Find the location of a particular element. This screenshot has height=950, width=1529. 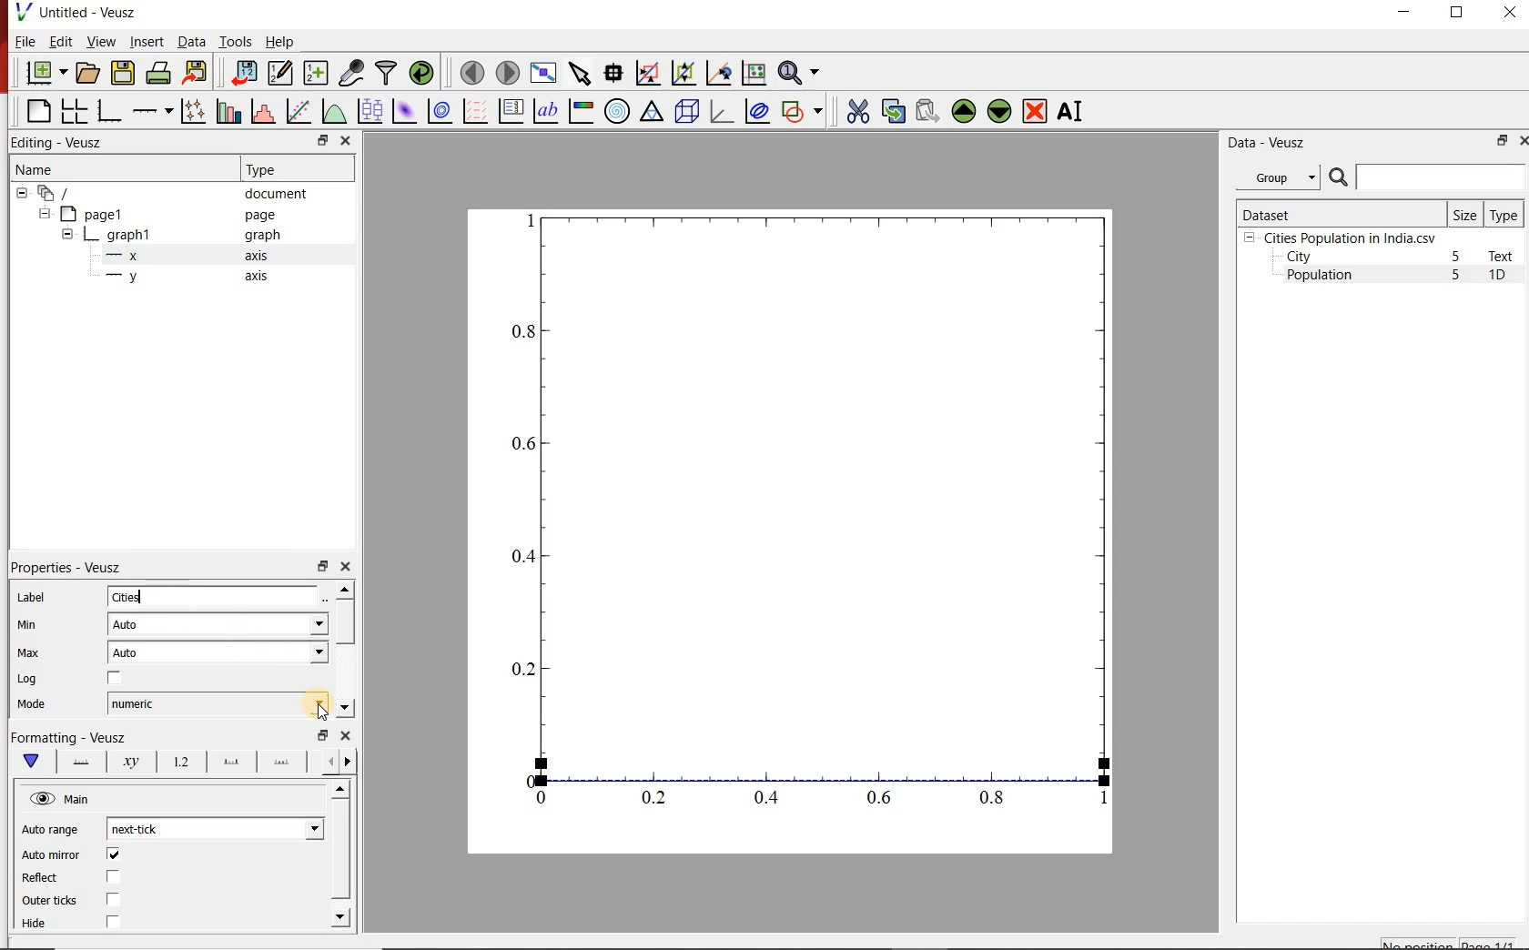

view plot full screen is located at coordinates (543, 73).